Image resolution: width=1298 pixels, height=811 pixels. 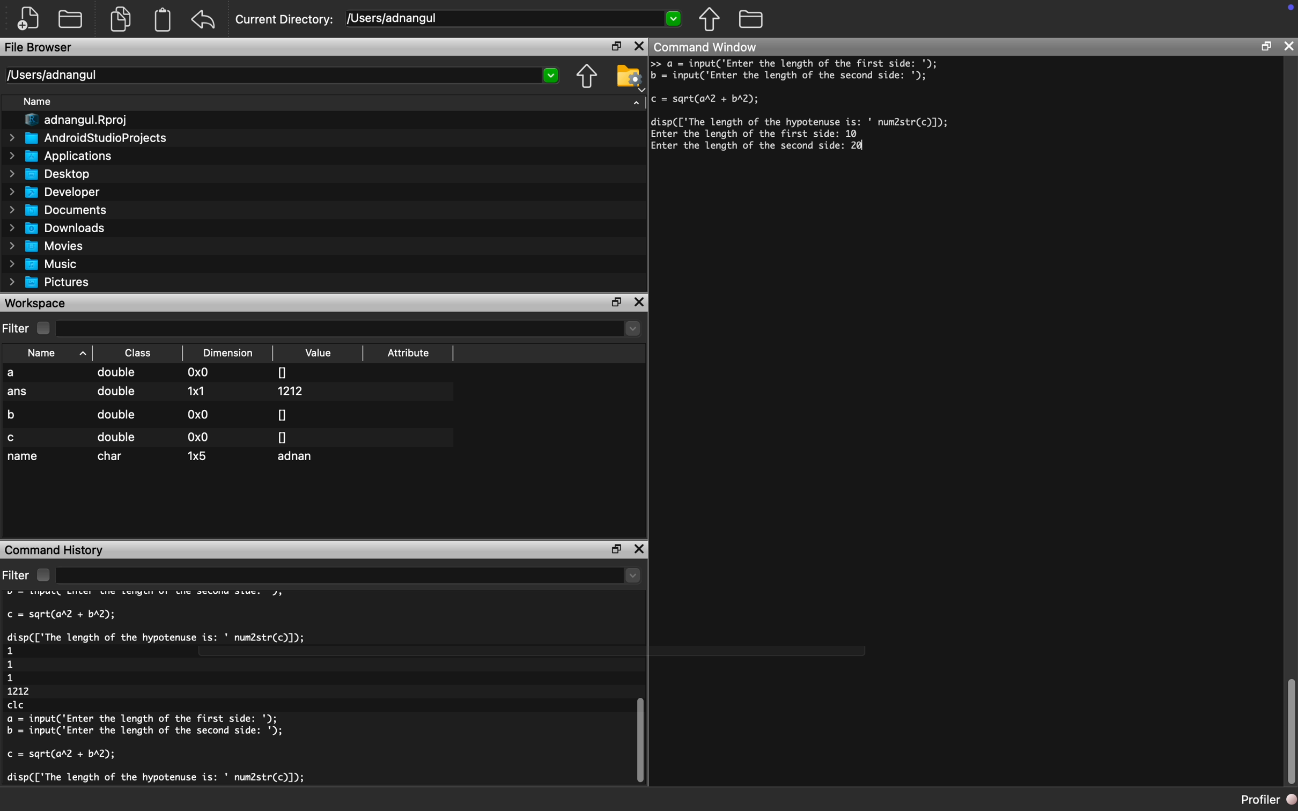 What do you see at coordinates (637, 101) in the screenshot?
I see `dropdown` at bounding box center [637, 101].